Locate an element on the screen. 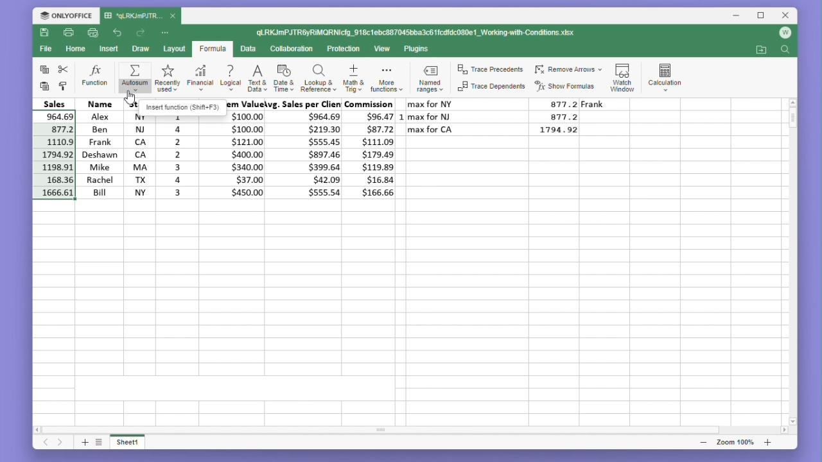 The height and width of the screenshot is (462, 822). Save  is located at coordinates (44, 32).